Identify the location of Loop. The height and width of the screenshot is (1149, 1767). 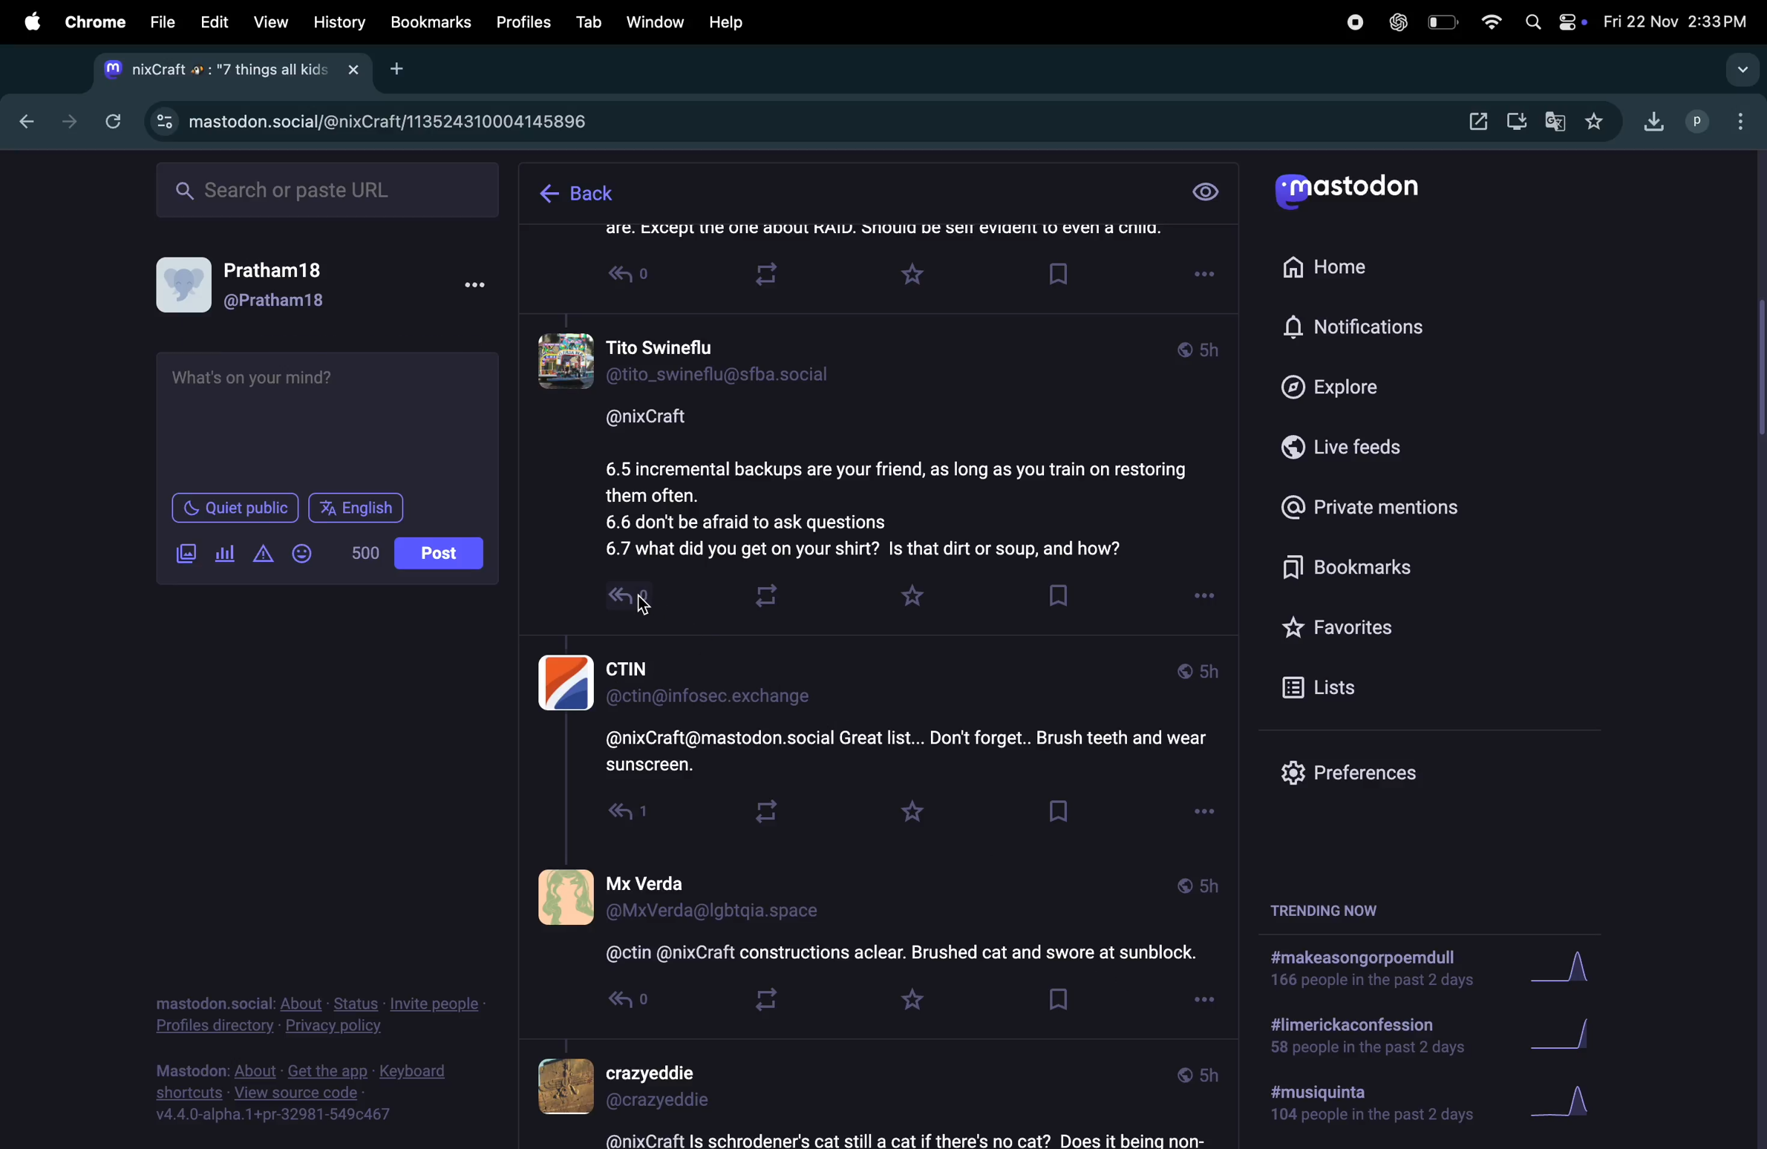
(783, 276).